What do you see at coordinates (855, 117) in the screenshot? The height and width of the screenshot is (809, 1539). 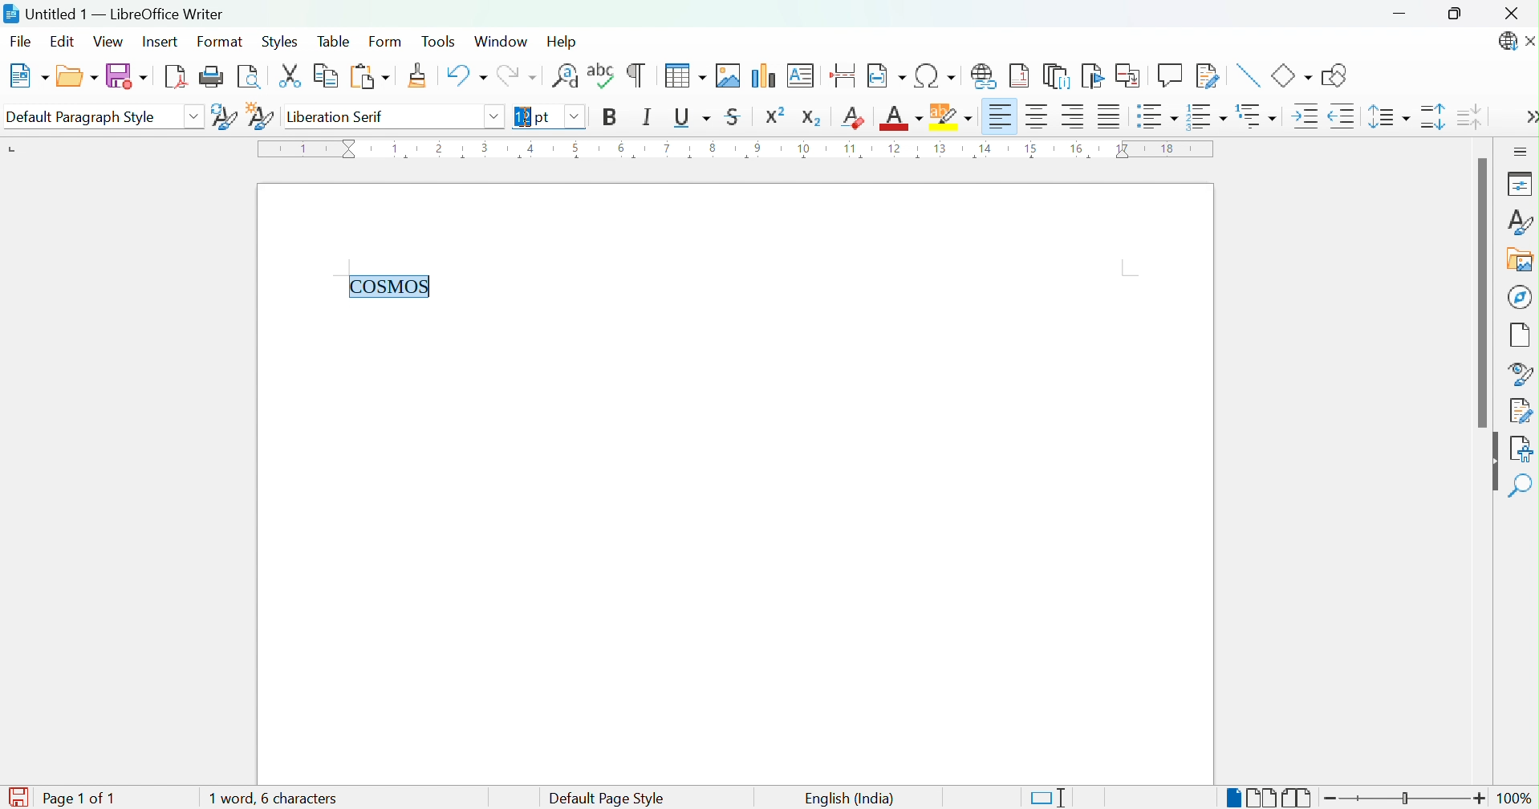 I see `Clear Direct Formatting` at bounding box center [855, 117].